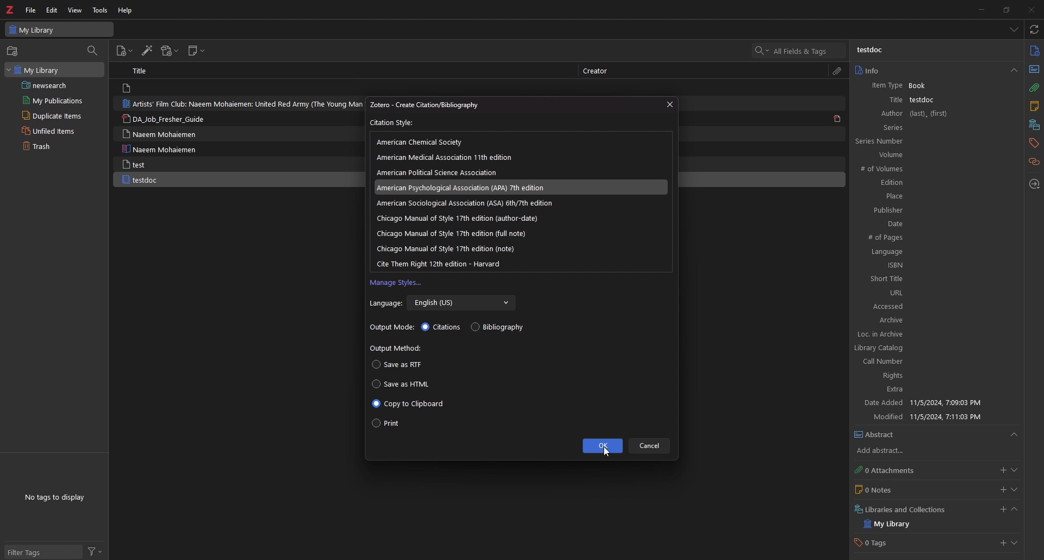 The image size is (1044, 560). What do you see at coordinates (894, 489) in the screenshot?
I see `0 Notes` at bounding box center [894, 489].